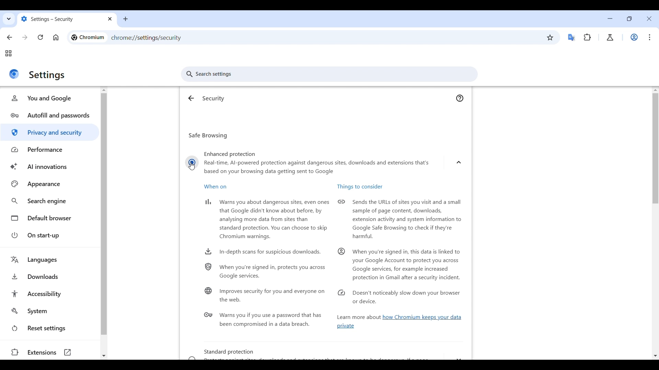 The width and height of the screenshot is (659, 370). What do you see at coordinates (610, 18) in the screenshot?
I see `Minimize` at bounding box center [610, 18].